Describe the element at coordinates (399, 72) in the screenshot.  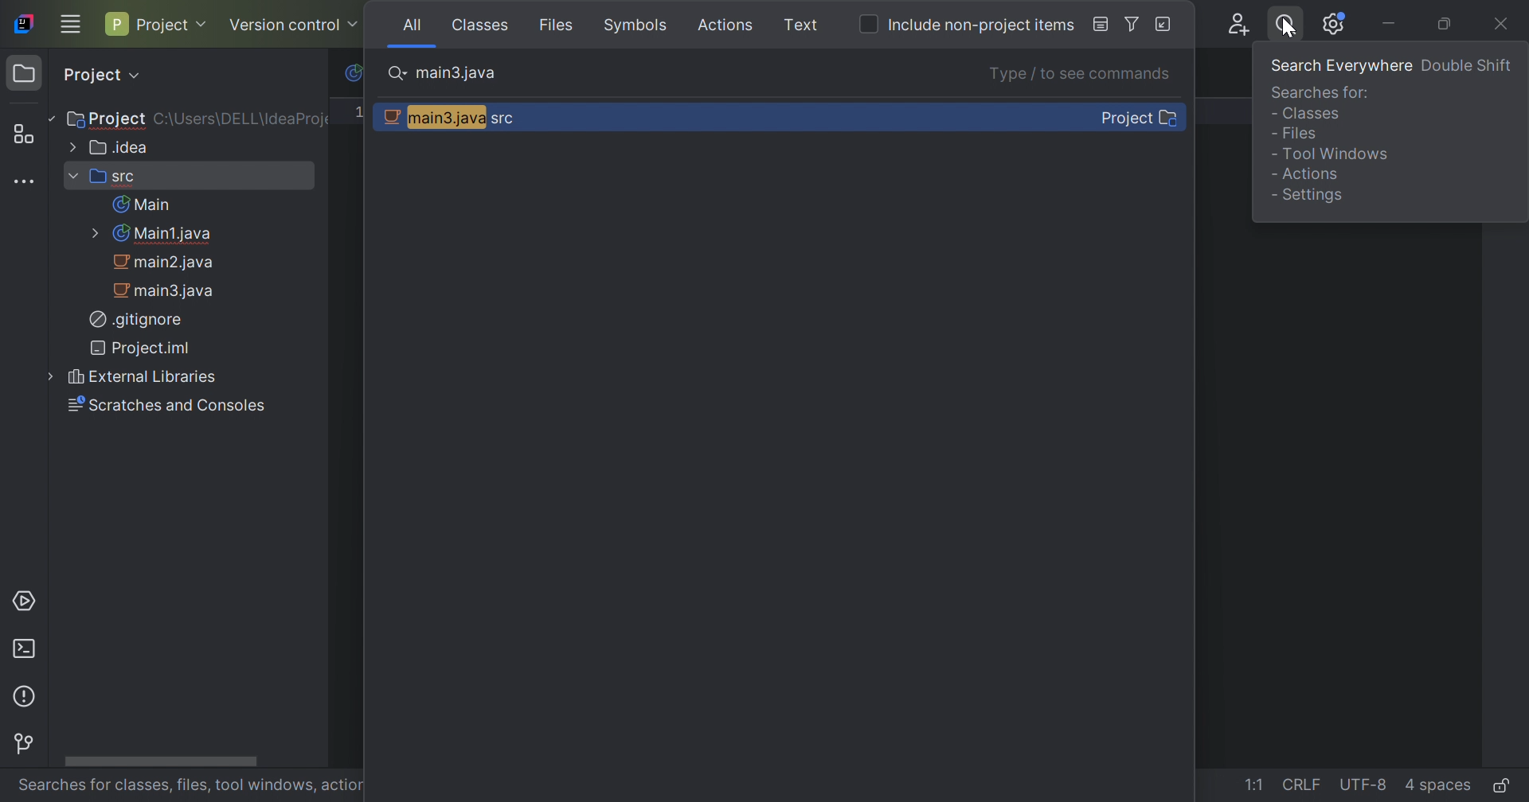
I see `Search icon` at that location.